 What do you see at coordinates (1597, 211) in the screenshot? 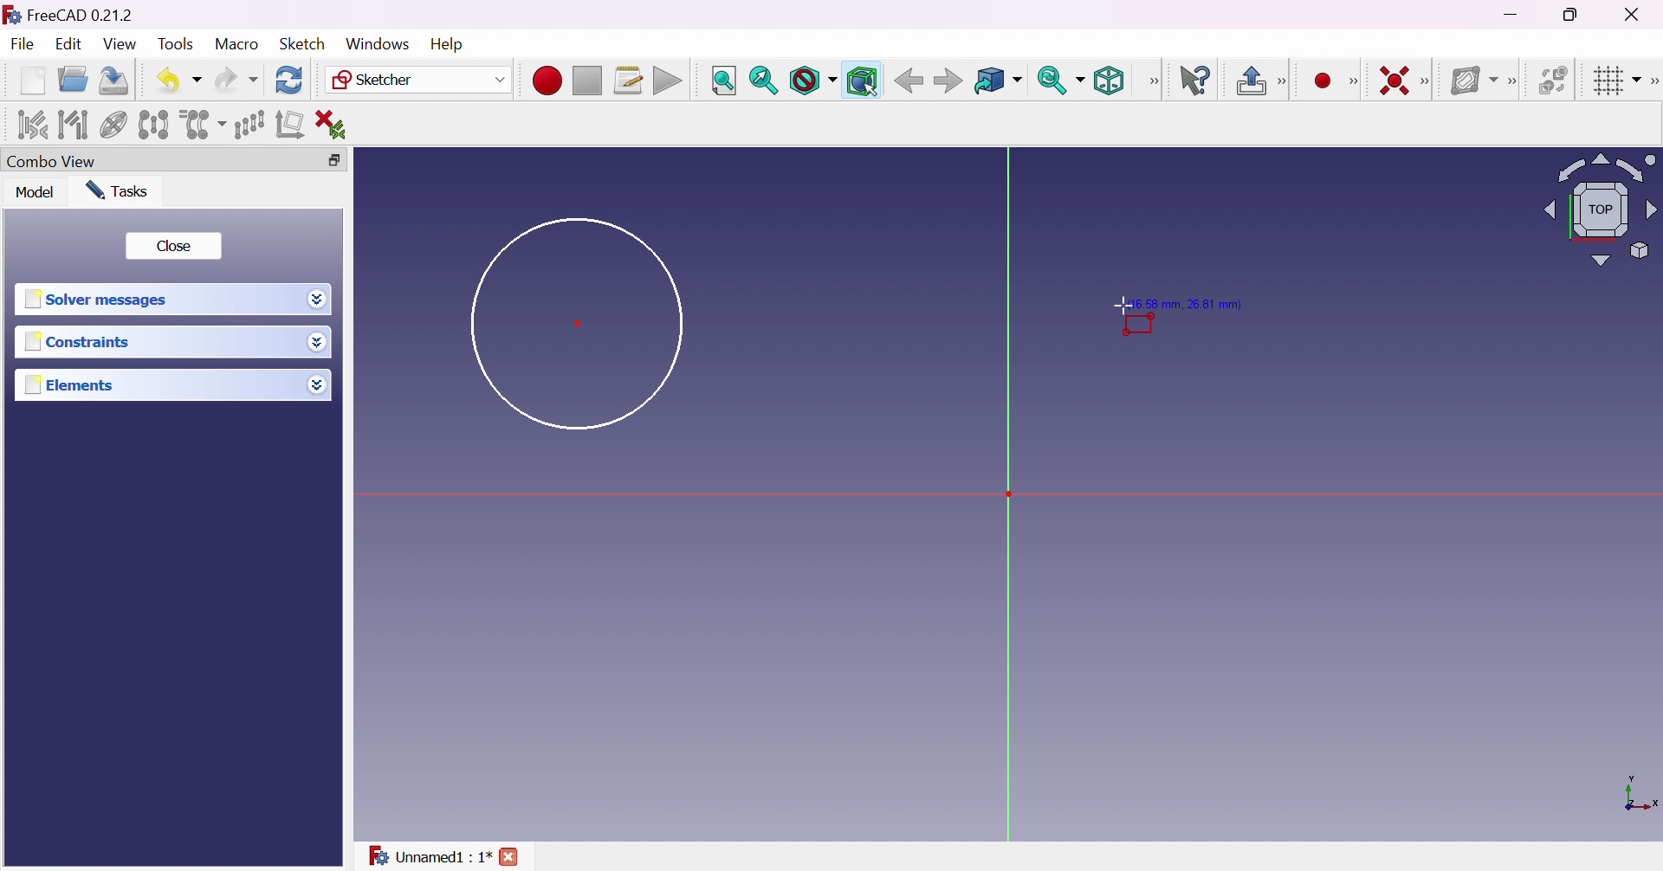
I see `Viewing angle` at bounding box center [1597, 211].